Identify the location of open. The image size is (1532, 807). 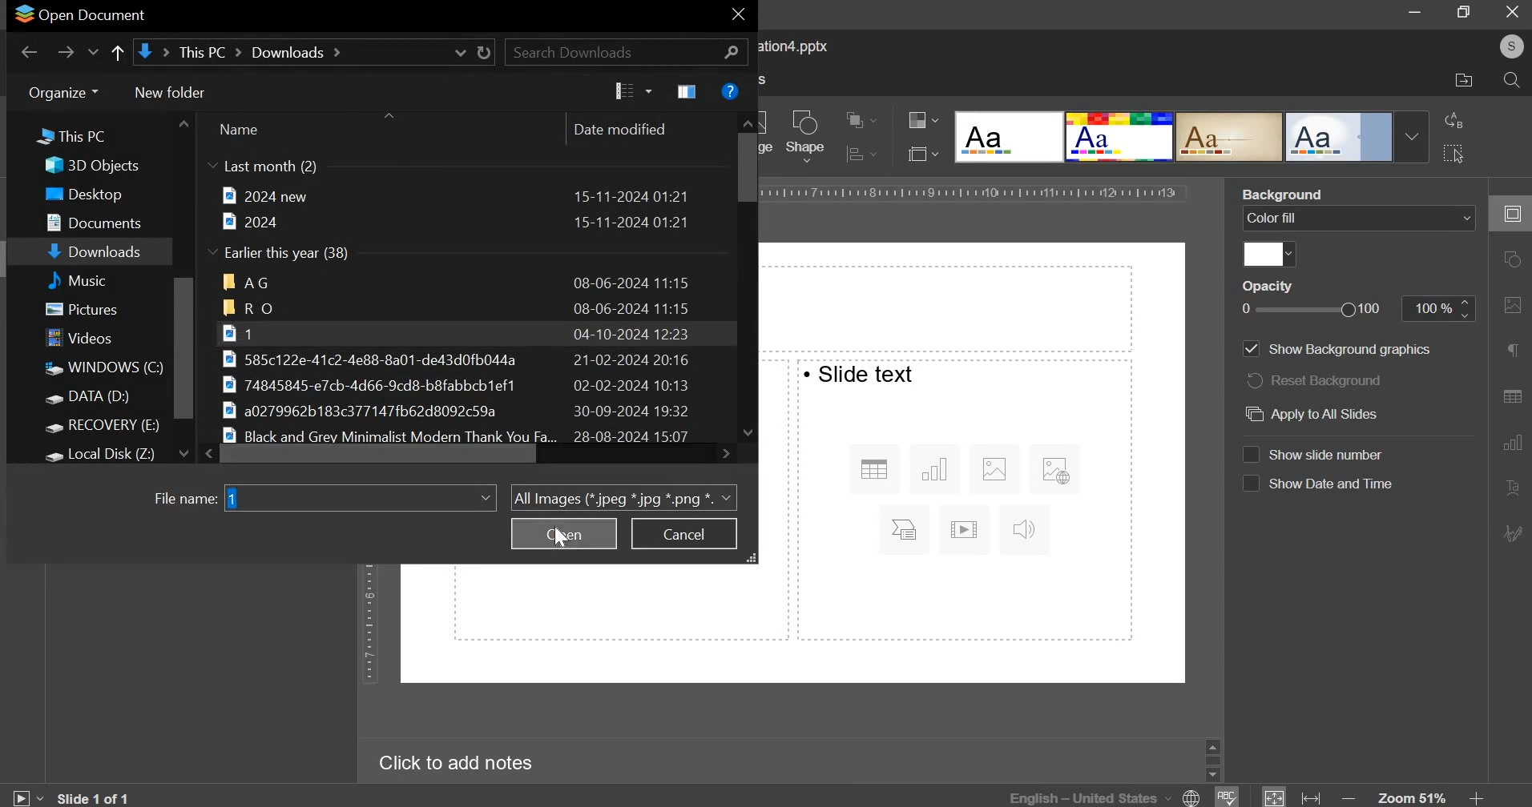
(564, 533).